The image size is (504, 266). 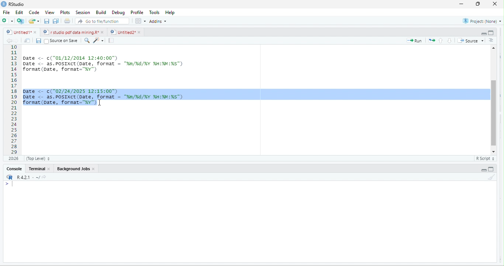 What do you see at coordinates (136, 12) in the screenshot?
I see `Profile` at bounding box center [136, 12].